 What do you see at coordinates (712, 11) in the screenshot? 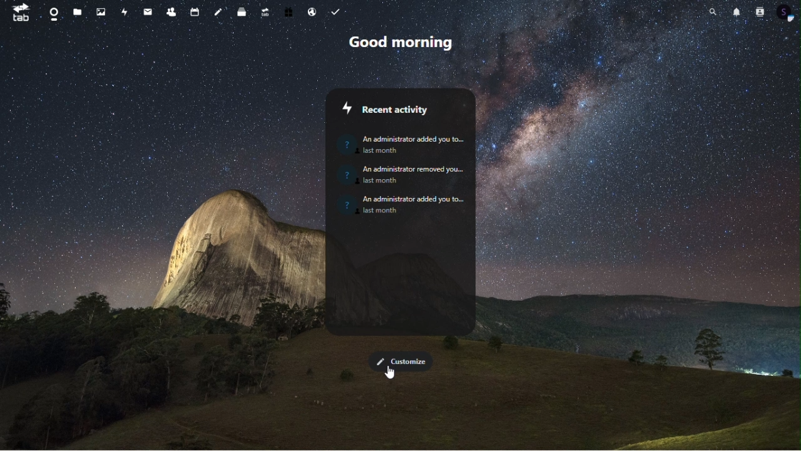
I see `search` at bounding box center [712, 11].